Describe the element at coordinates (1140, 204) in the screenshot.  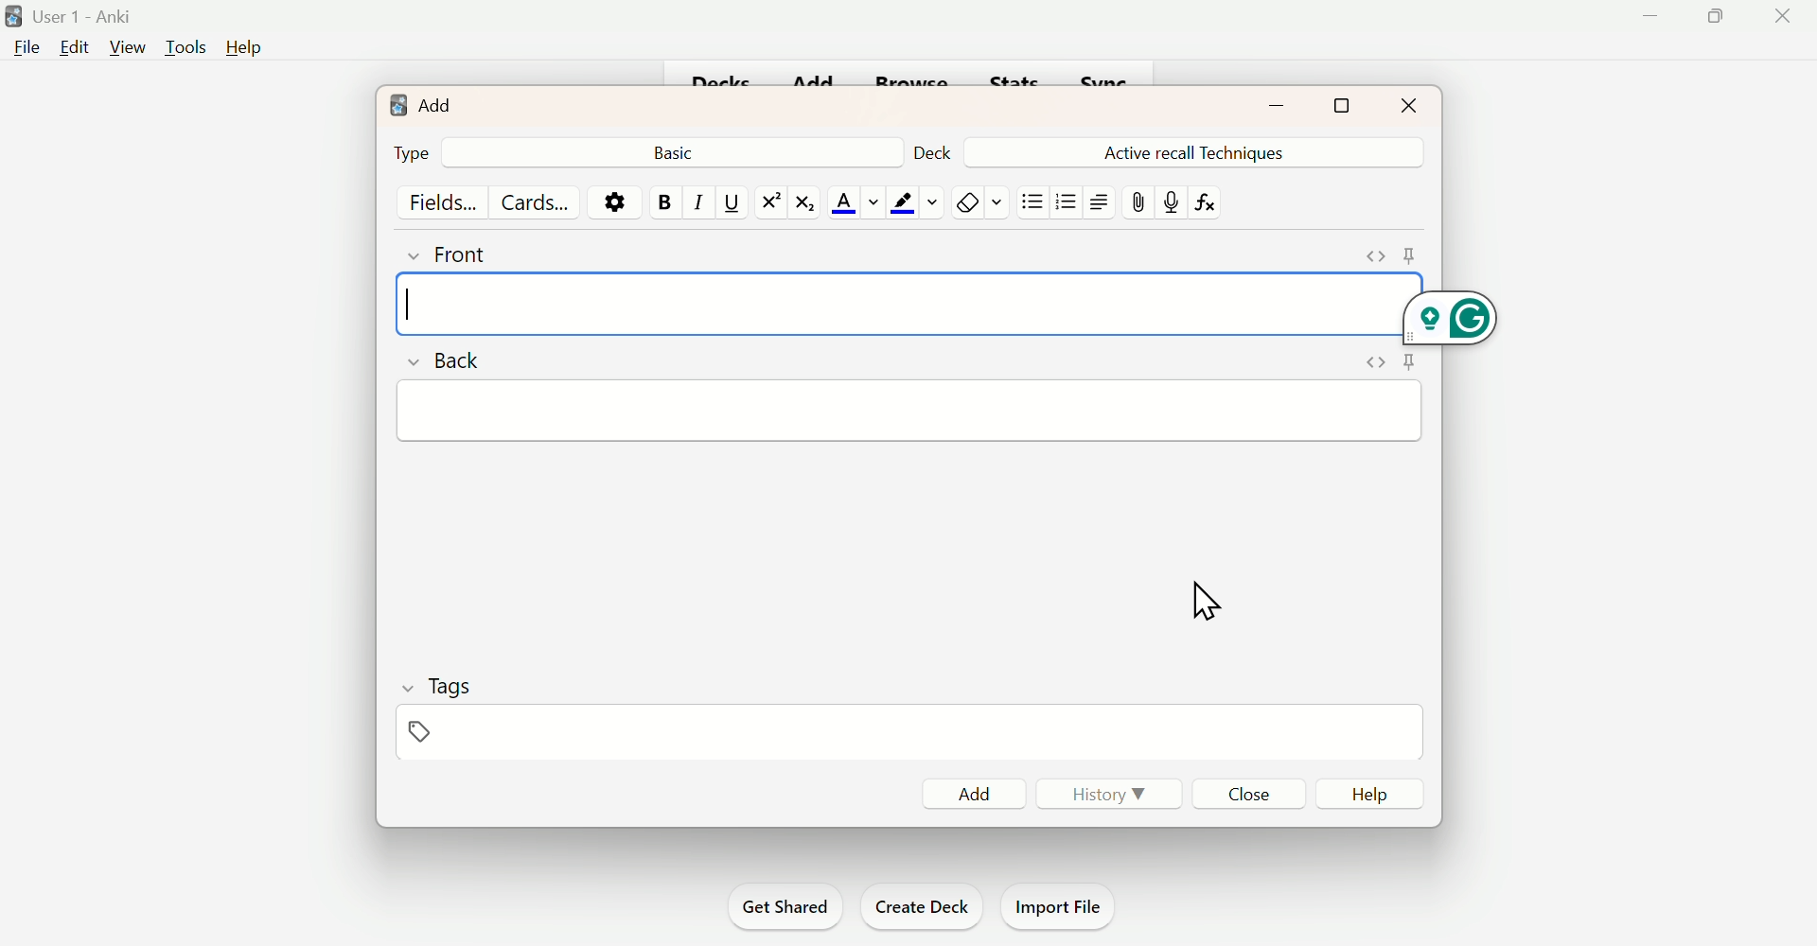
I see `Attach file` at that location.